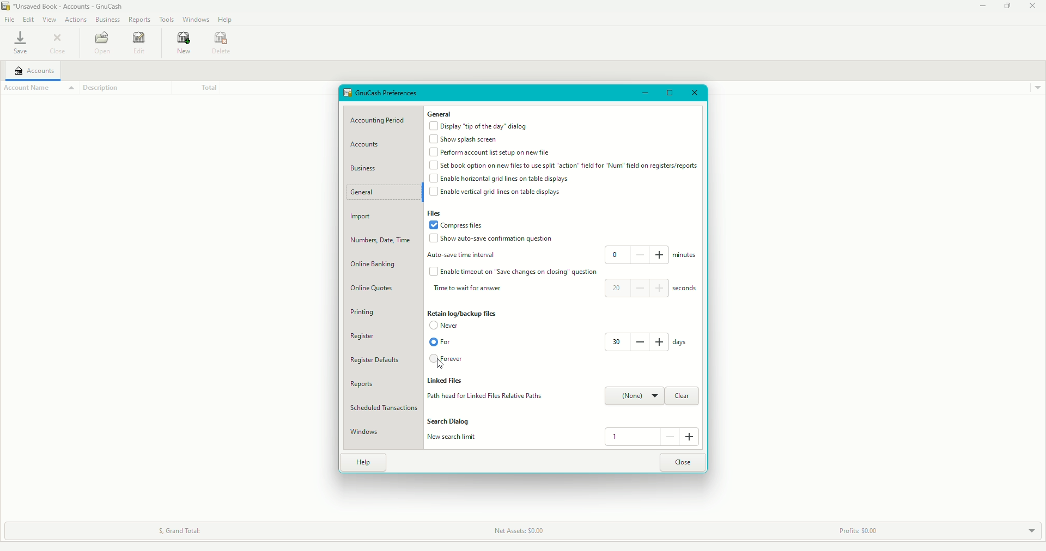 The height and width of the screenshot is (551, 1046). I want to click on Scheduled Transactions, so click(384, 407).